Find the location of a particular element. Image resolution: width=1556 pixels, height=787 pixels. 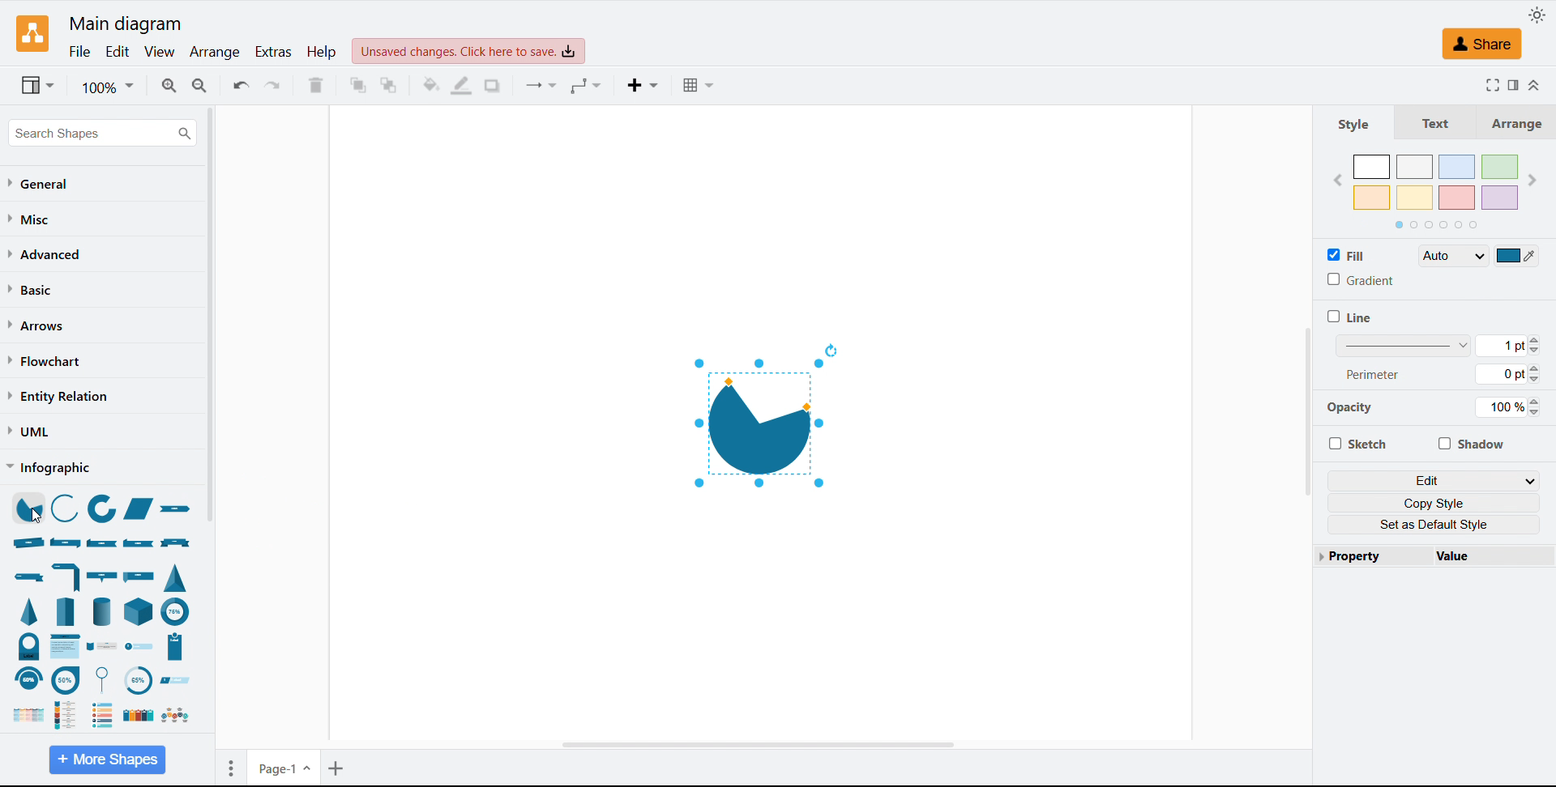

Miscellaneous  is located at coordinates (33, 219).